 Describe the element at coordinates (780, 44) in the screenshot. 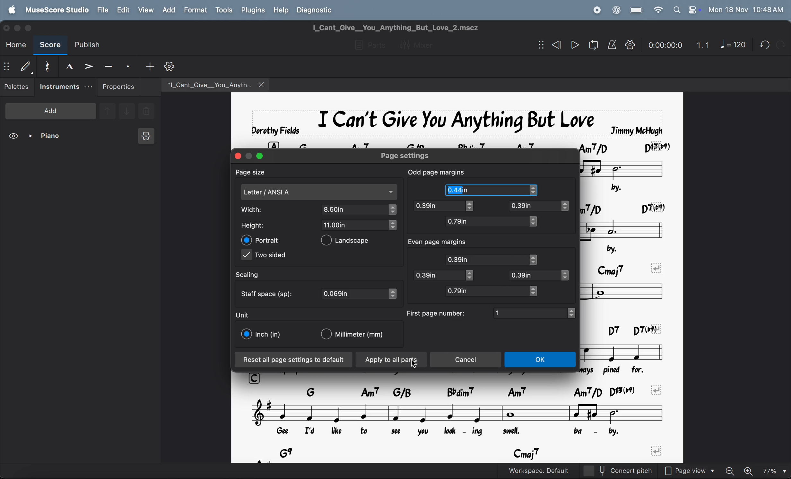

I see `undo` at that location.